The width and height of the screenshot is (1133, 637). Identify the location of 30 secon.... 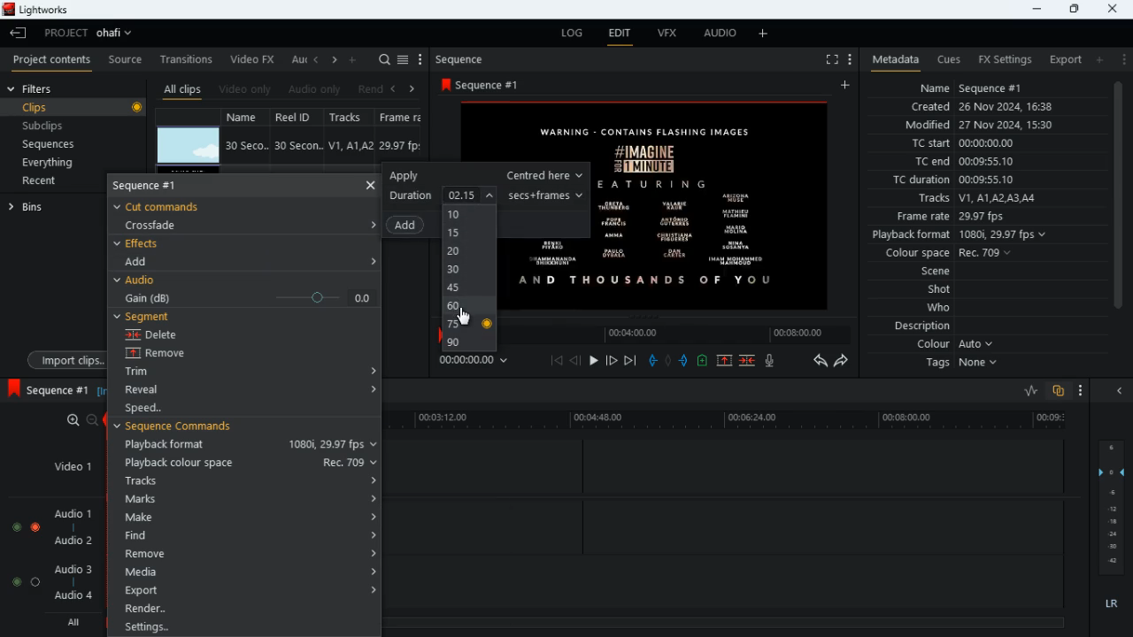
(296, 146).